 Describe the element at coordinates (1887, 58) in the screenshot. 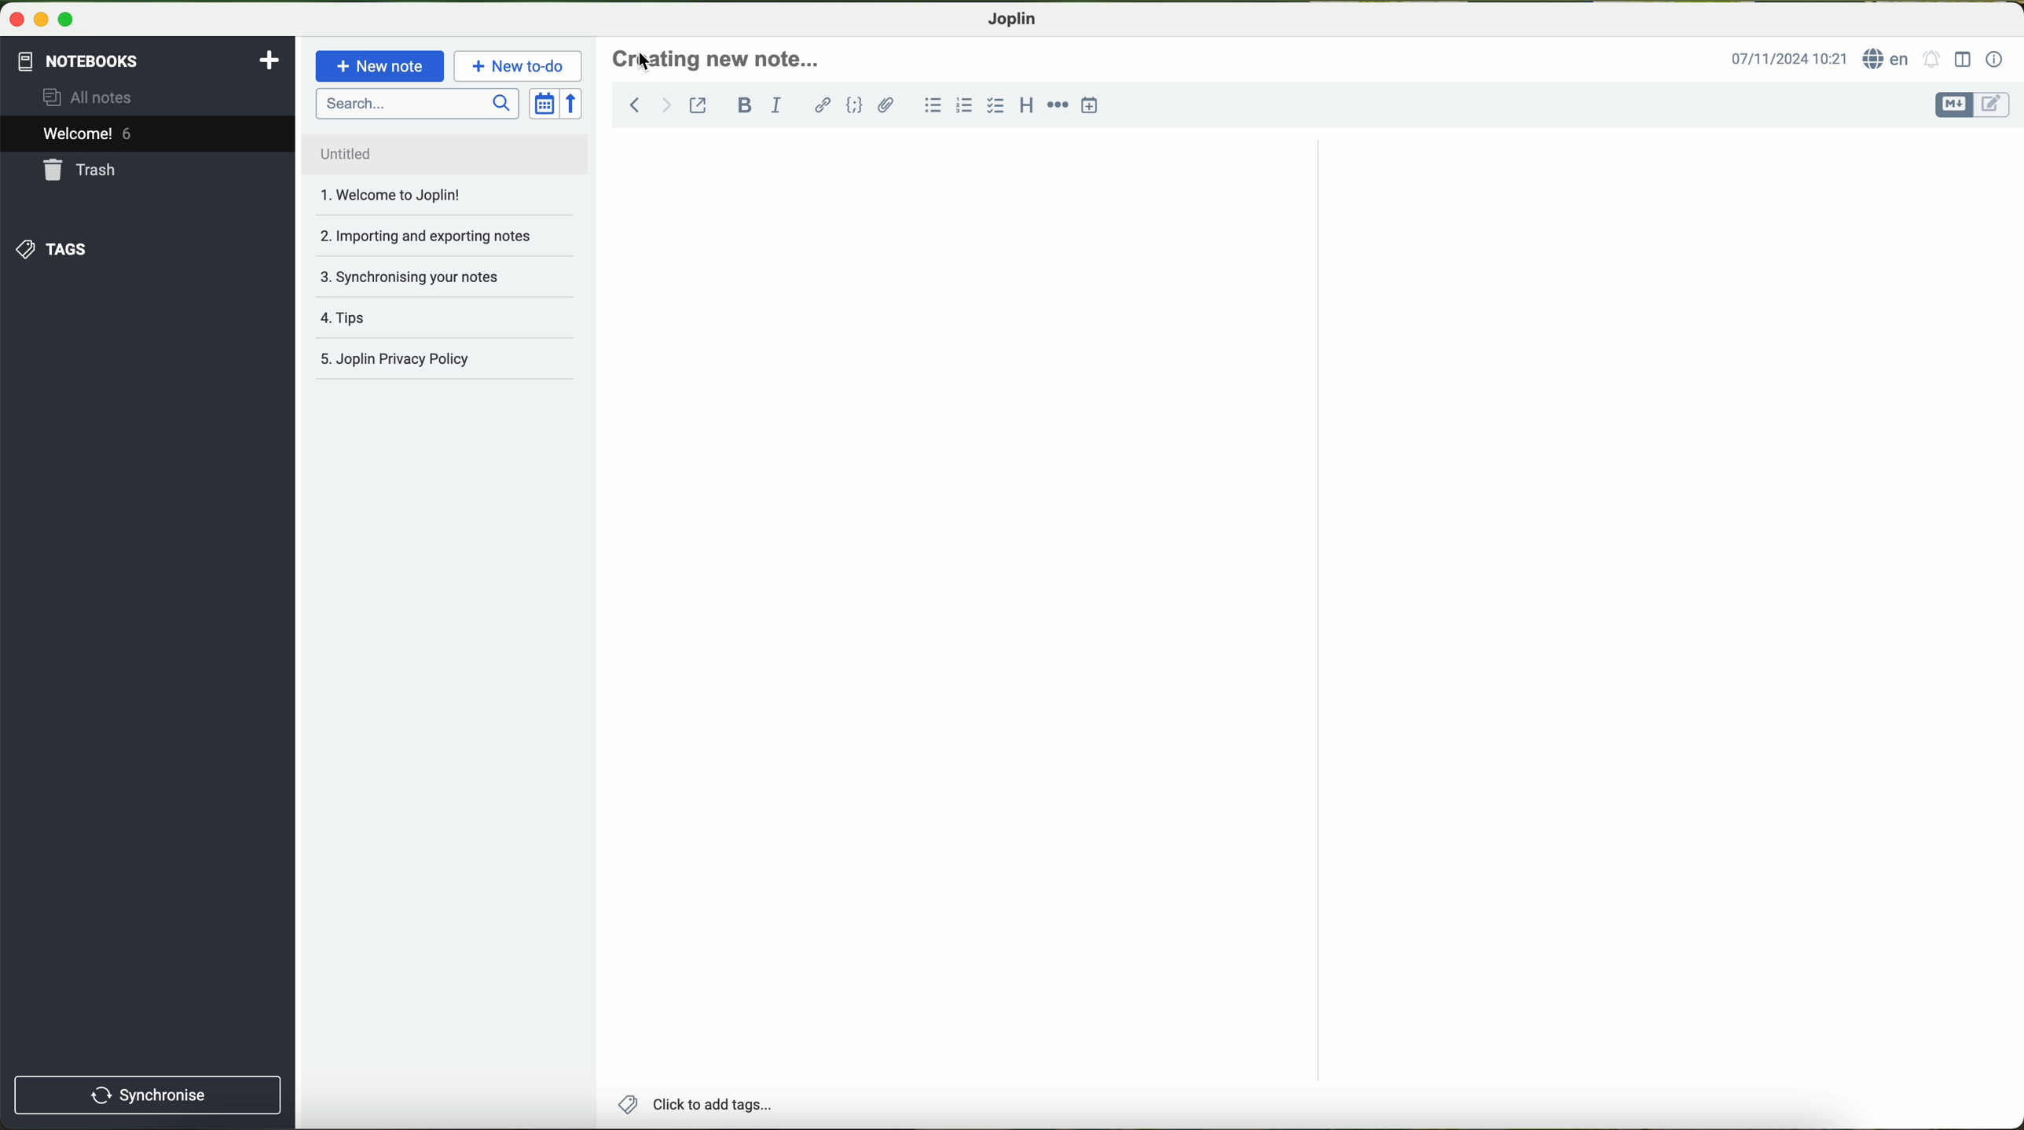

I see `language` at that location.